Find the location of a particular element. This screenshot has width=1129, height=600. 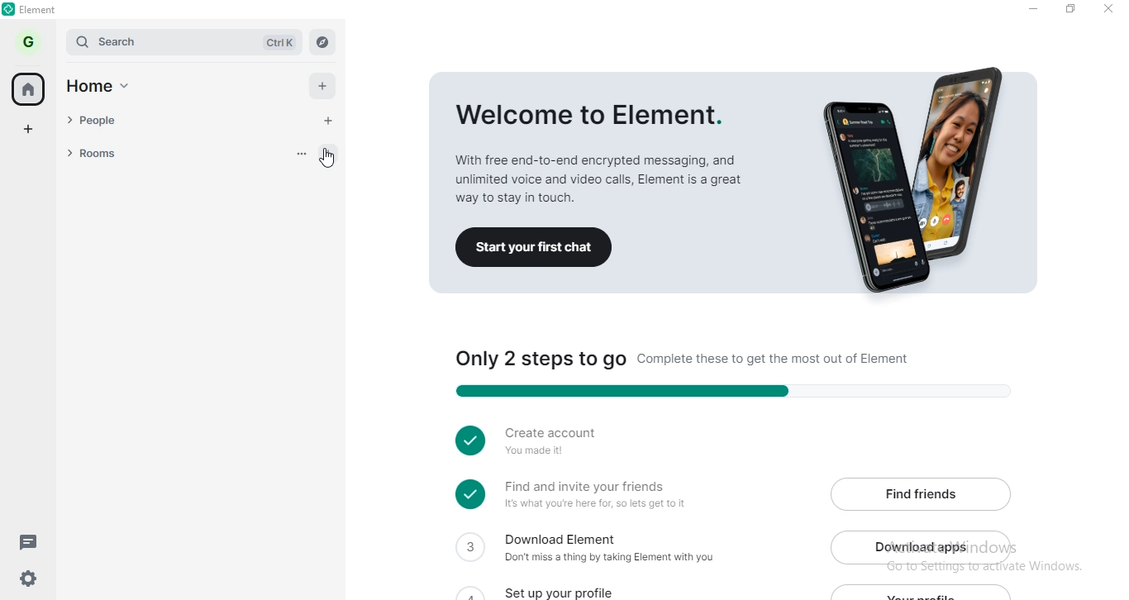

cursor is located at coordinates (331, 157).